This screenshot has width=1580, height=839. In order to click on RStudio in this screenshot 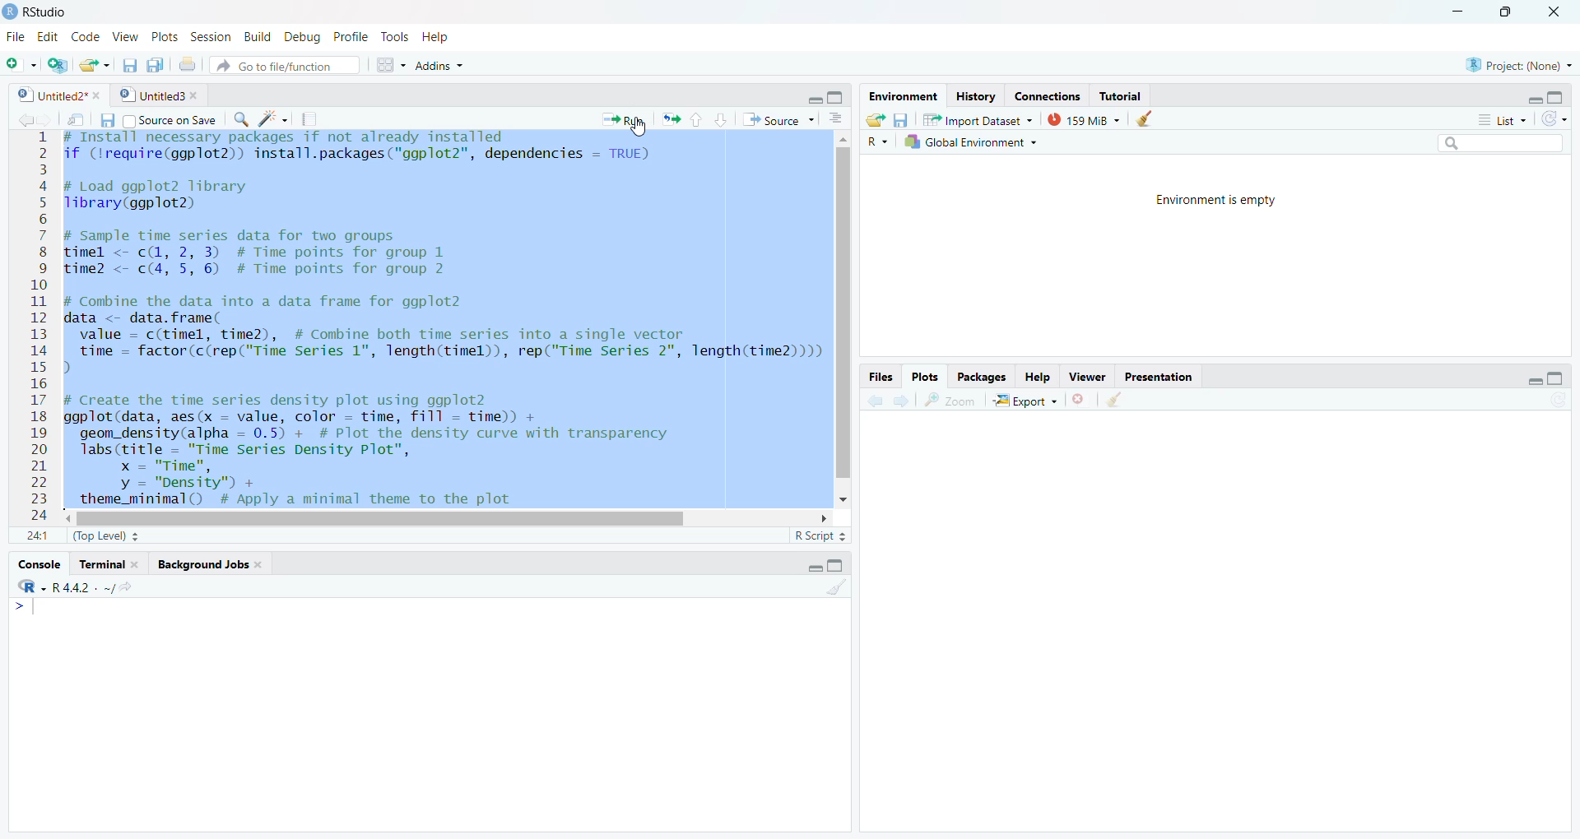, I will do `click(38, 12)`.